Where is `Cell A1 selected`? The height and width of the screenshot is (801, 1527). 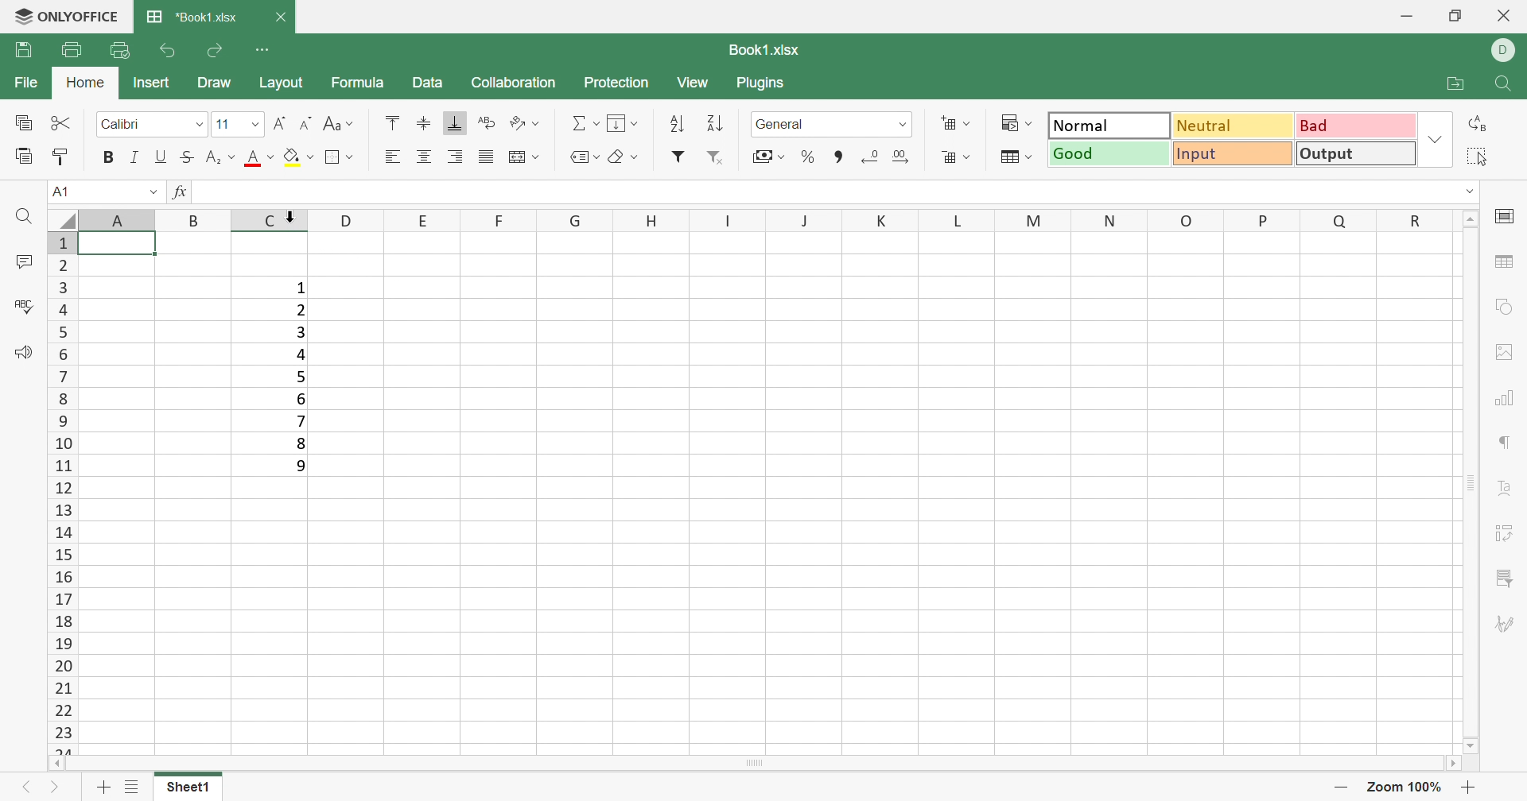 Cell A1 selected is located at coordinates (120, 244).